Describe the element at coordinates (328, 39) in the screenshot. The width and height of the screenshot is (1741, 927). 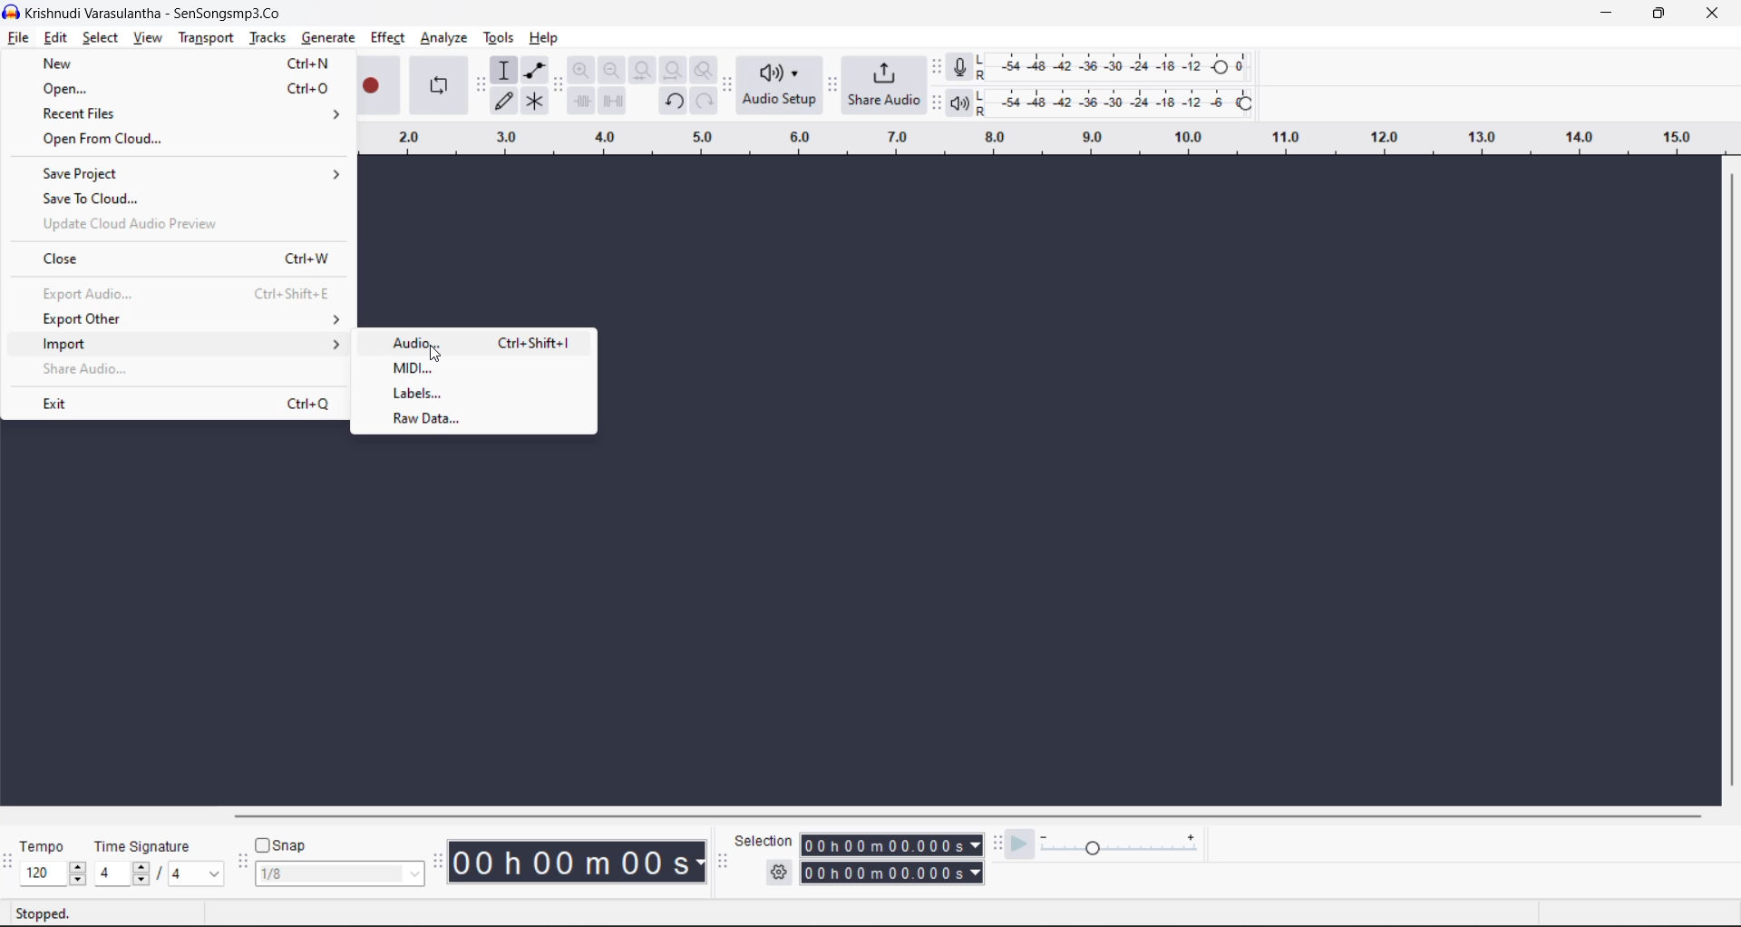
I see `generate` at that location.